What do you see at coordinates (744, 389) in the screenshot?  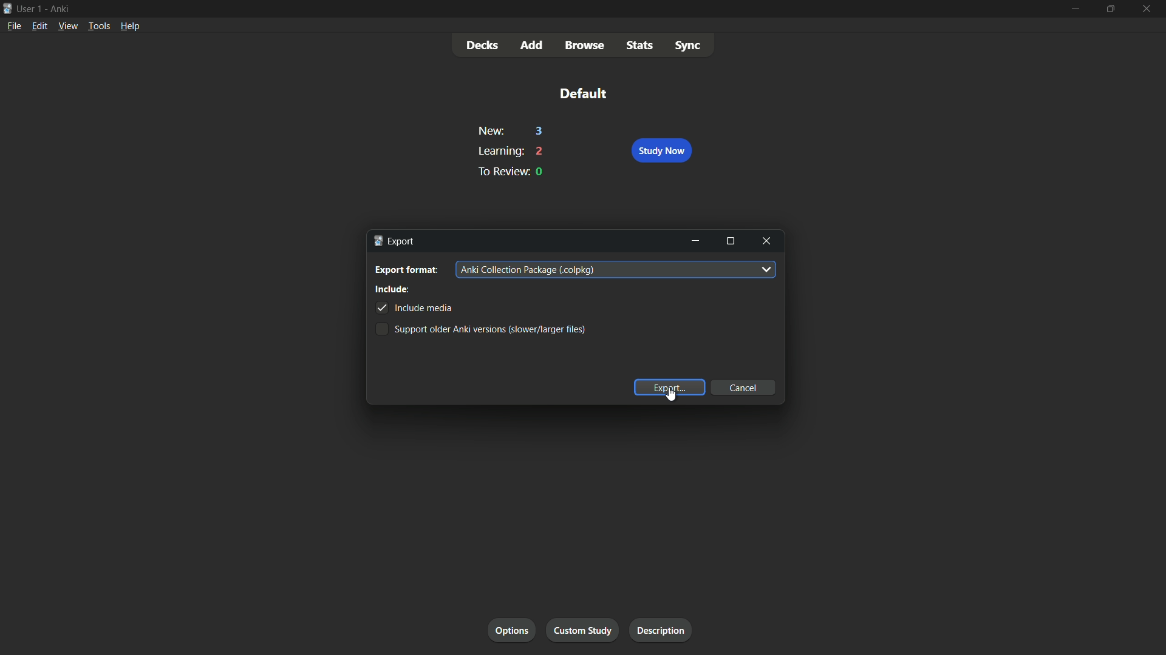 I see `cancel` at bounding box center [744, 389].